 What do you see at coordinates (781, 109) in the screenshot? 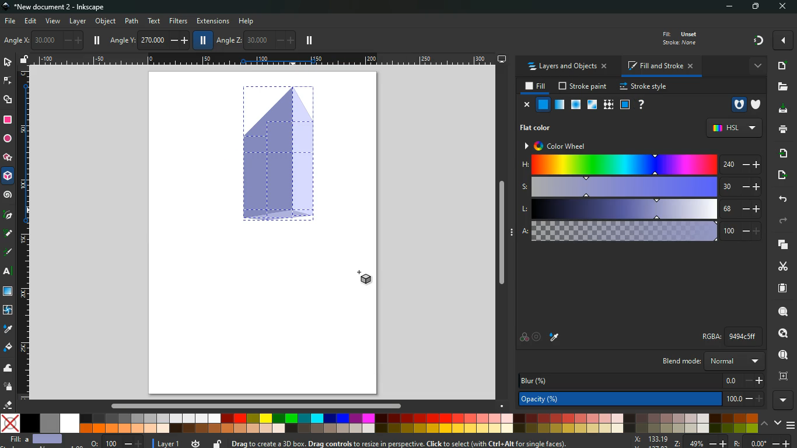
I see `download` at bounding box center [781, 109].